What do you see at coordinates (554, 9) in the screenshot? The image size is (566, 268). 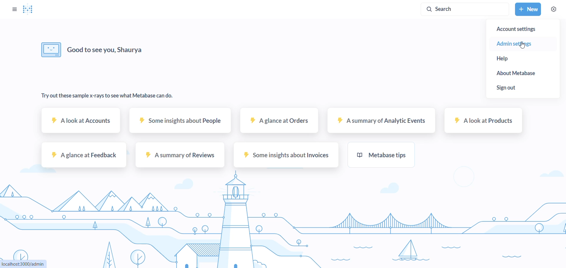 I see `settings` at bounding box center [554, 9].